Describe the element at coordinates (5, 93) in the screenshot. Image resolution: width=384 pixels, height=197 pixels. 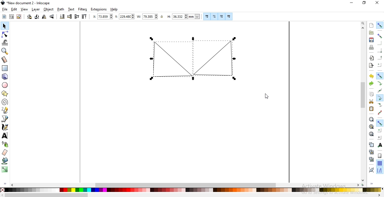
I see `create stars and polygons` at that location.